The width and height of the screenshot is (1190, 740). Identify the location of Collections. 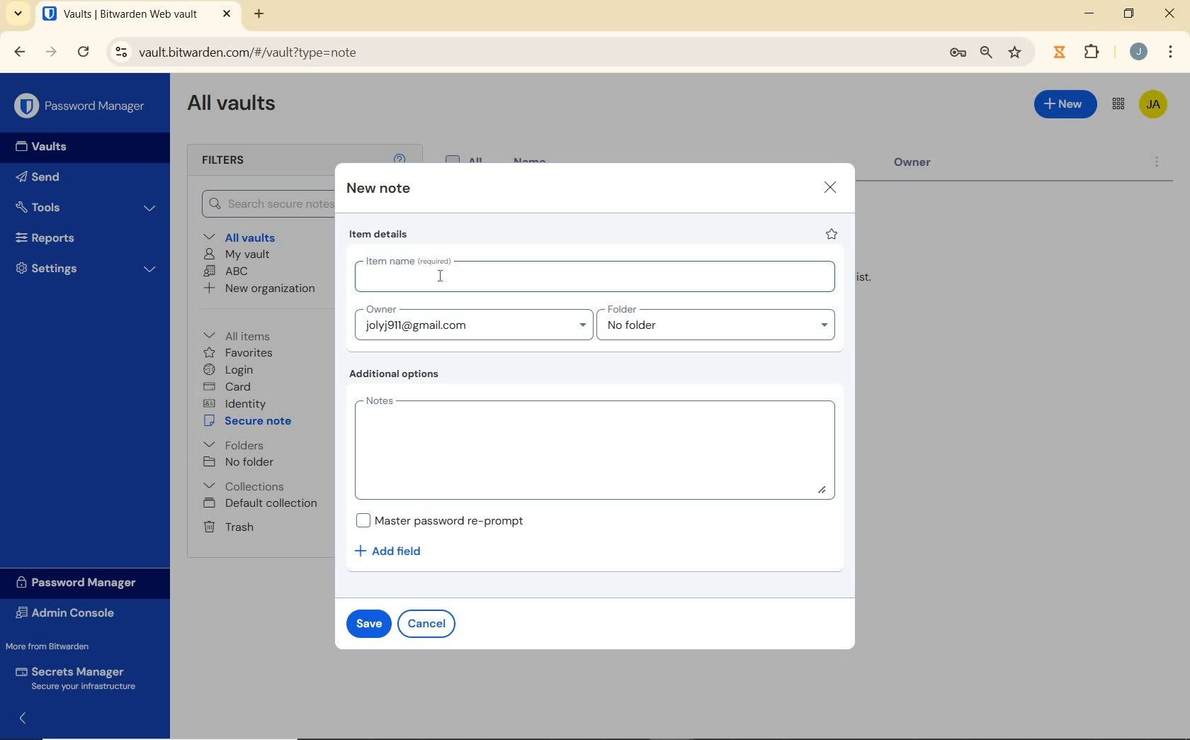
(247, 486).